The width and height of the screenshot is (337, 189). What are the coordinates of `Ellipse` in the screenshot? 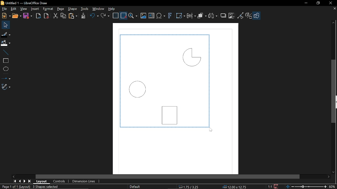 It's located at (5, 69).